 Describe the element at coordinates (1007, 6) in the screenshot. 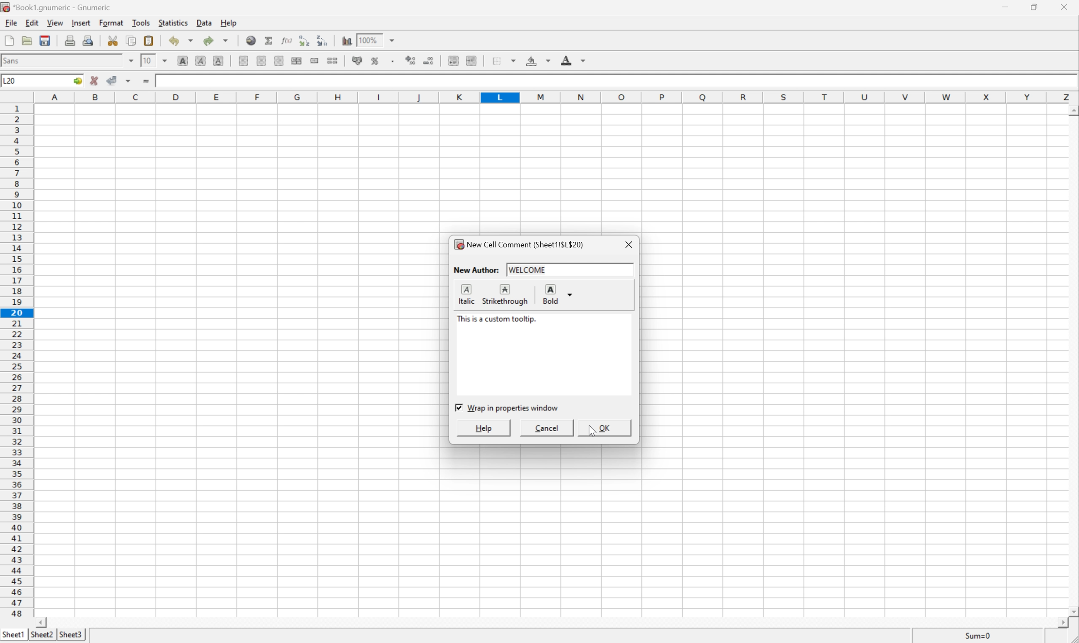

I see `Minimize` at that location.